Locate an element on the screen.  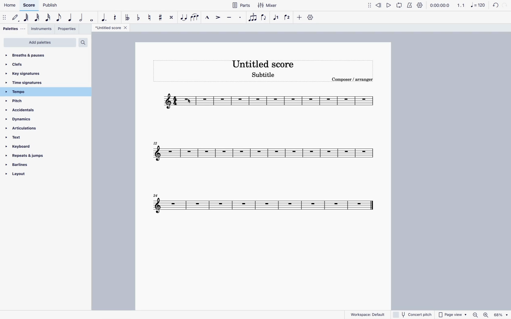
mixer is located at coordinates (268, 6).